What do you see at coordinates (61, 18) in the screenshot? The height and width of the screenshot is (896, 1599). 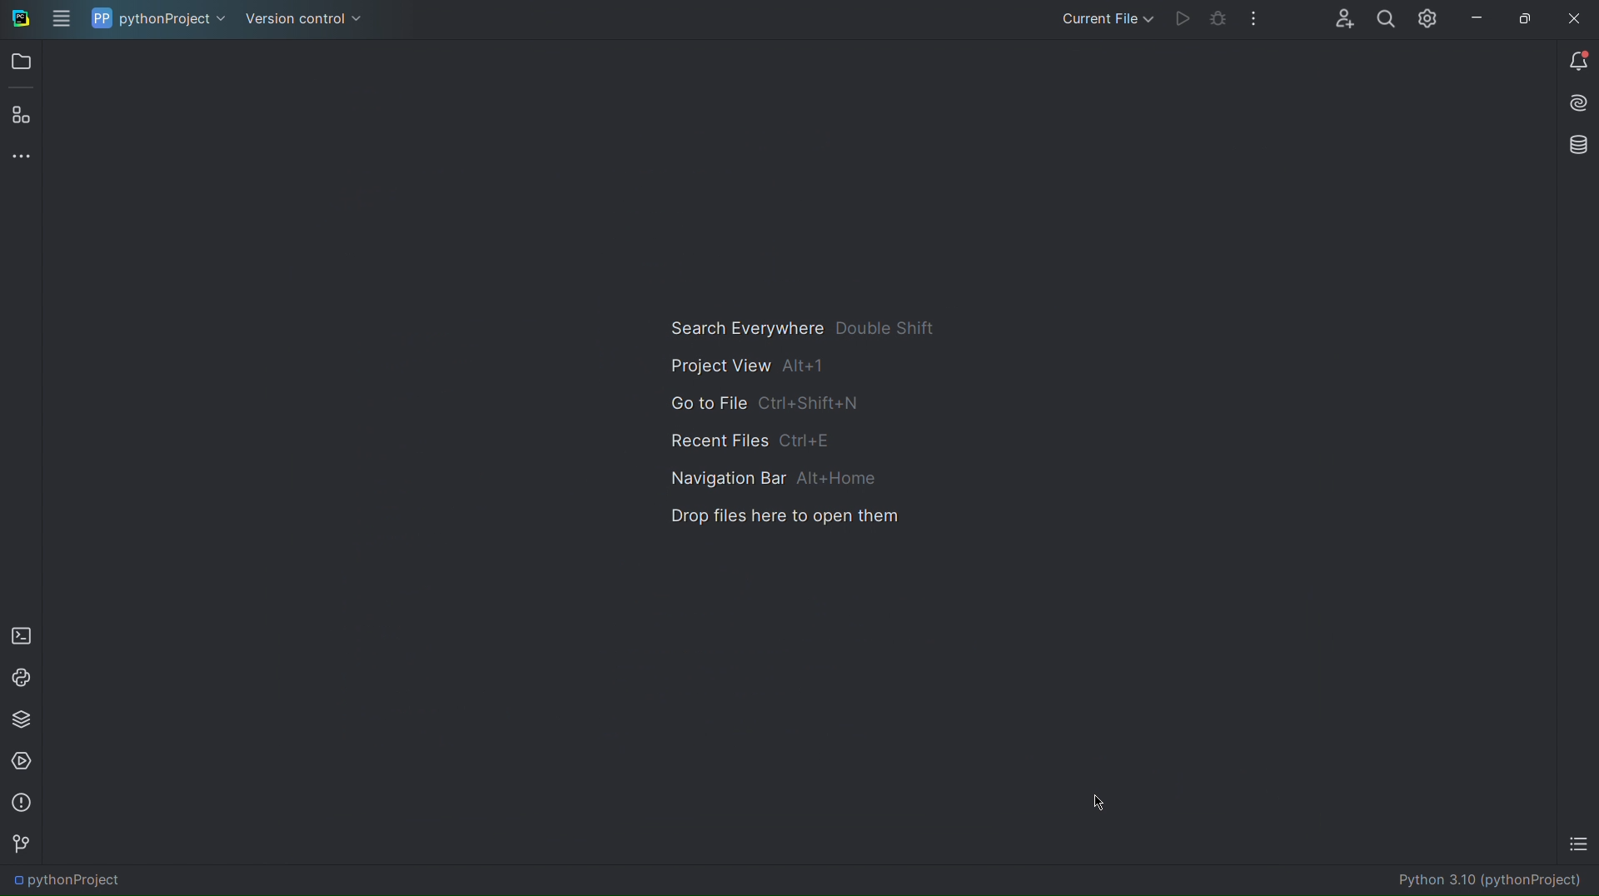 I see `Application Menu` at bounding box center [61, 18].